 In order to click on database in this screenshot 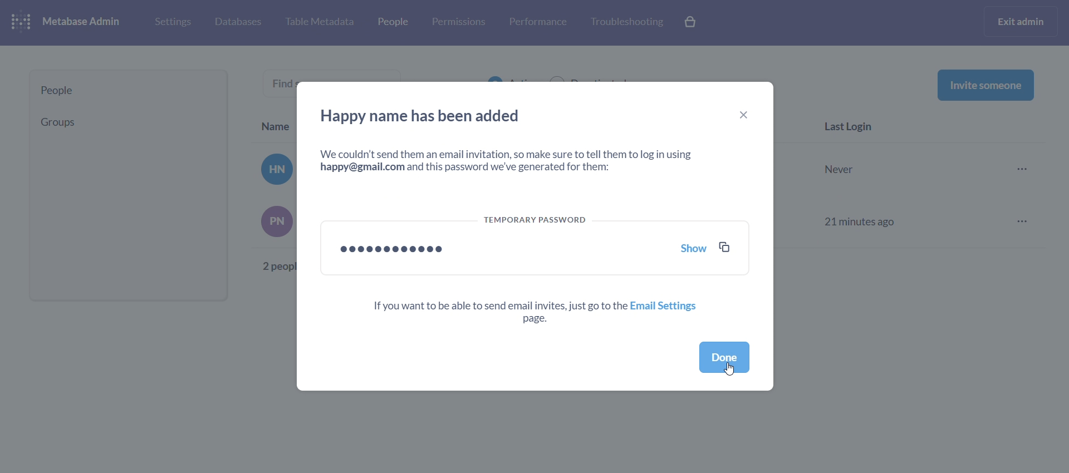, I will do `click(236, 23)`.